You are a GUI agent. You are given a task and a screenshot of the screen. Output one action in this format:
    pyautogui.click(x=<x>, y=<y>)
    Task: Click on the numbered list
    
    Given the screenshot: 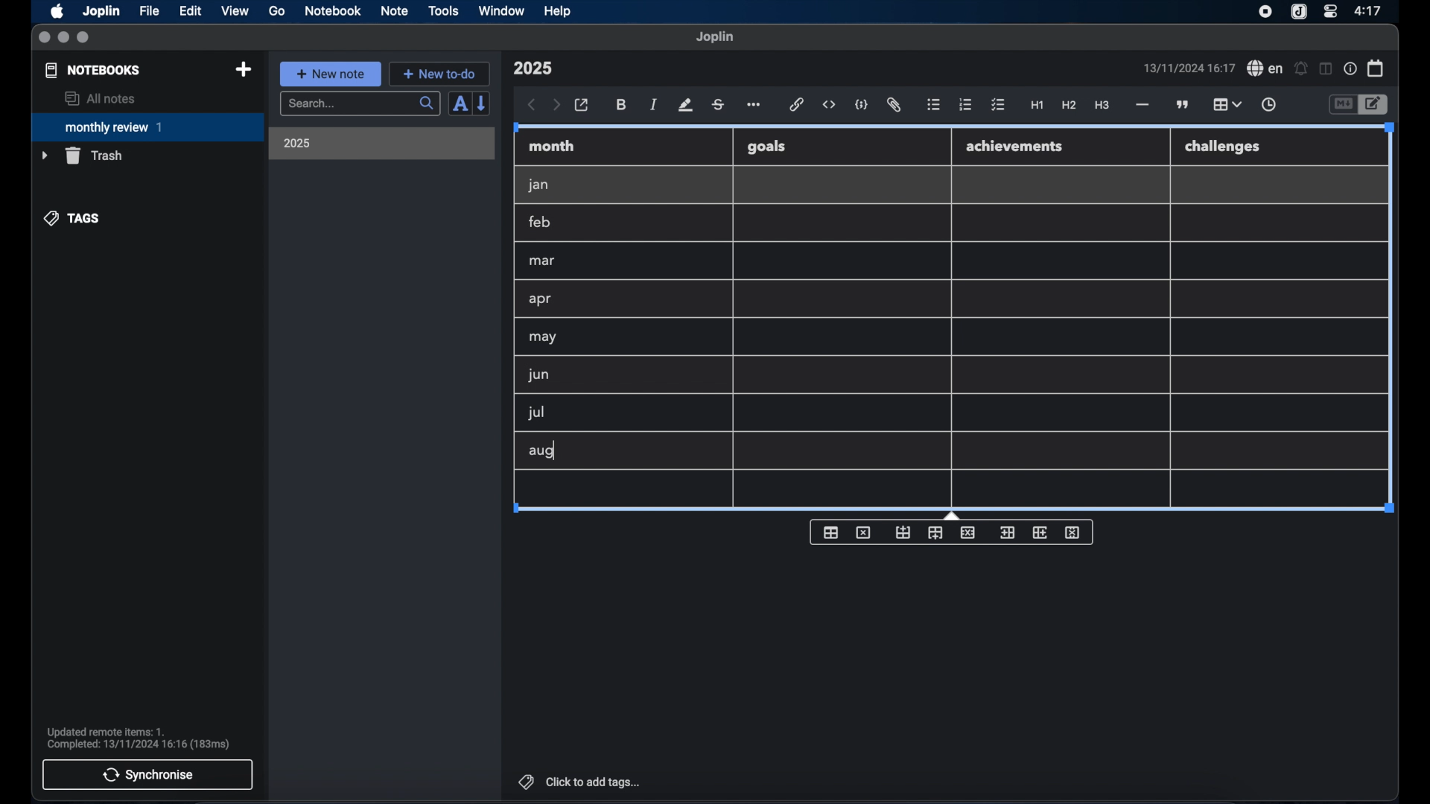 What is the action you would take?
    pyautogui.click(x=965, y=104)
    